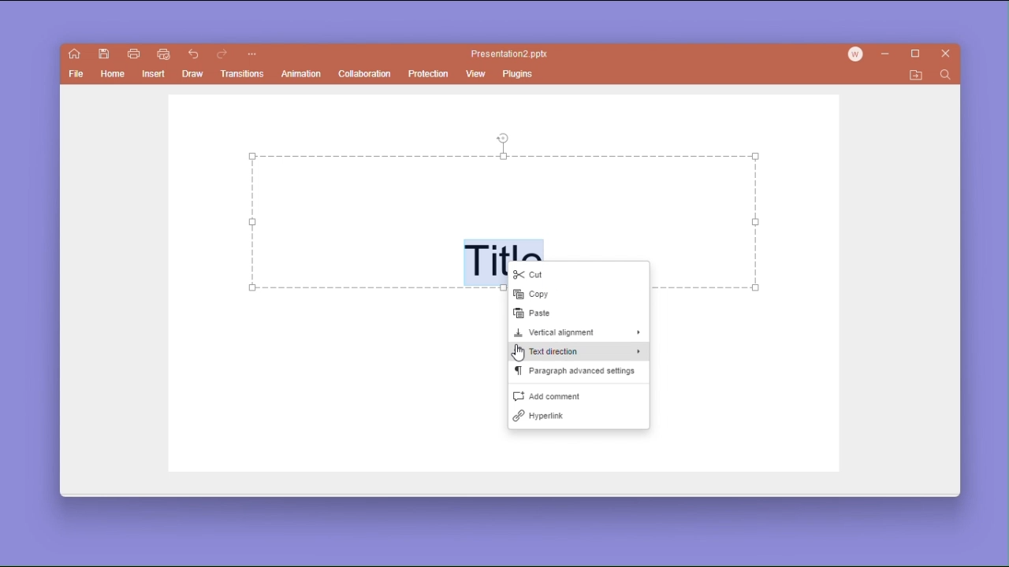 This screenshot has height=567, width=1009. I want to click on vertical alignment, so click(578, 334).